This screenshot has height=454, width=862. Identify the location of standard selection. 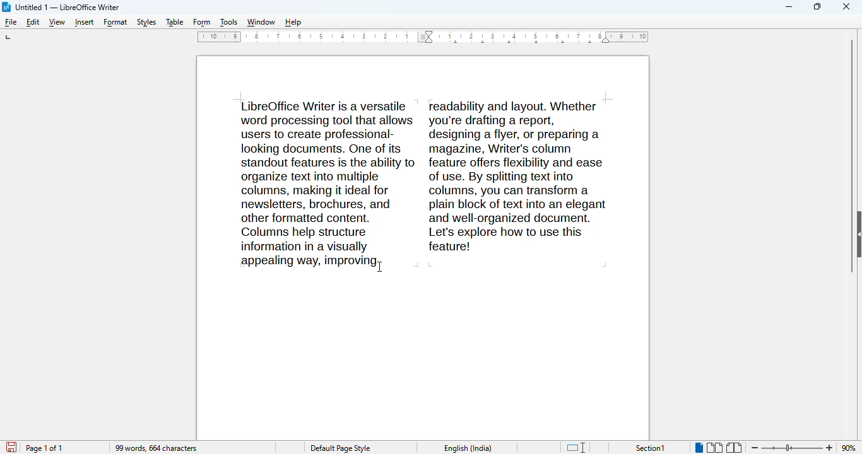
(576, 448).